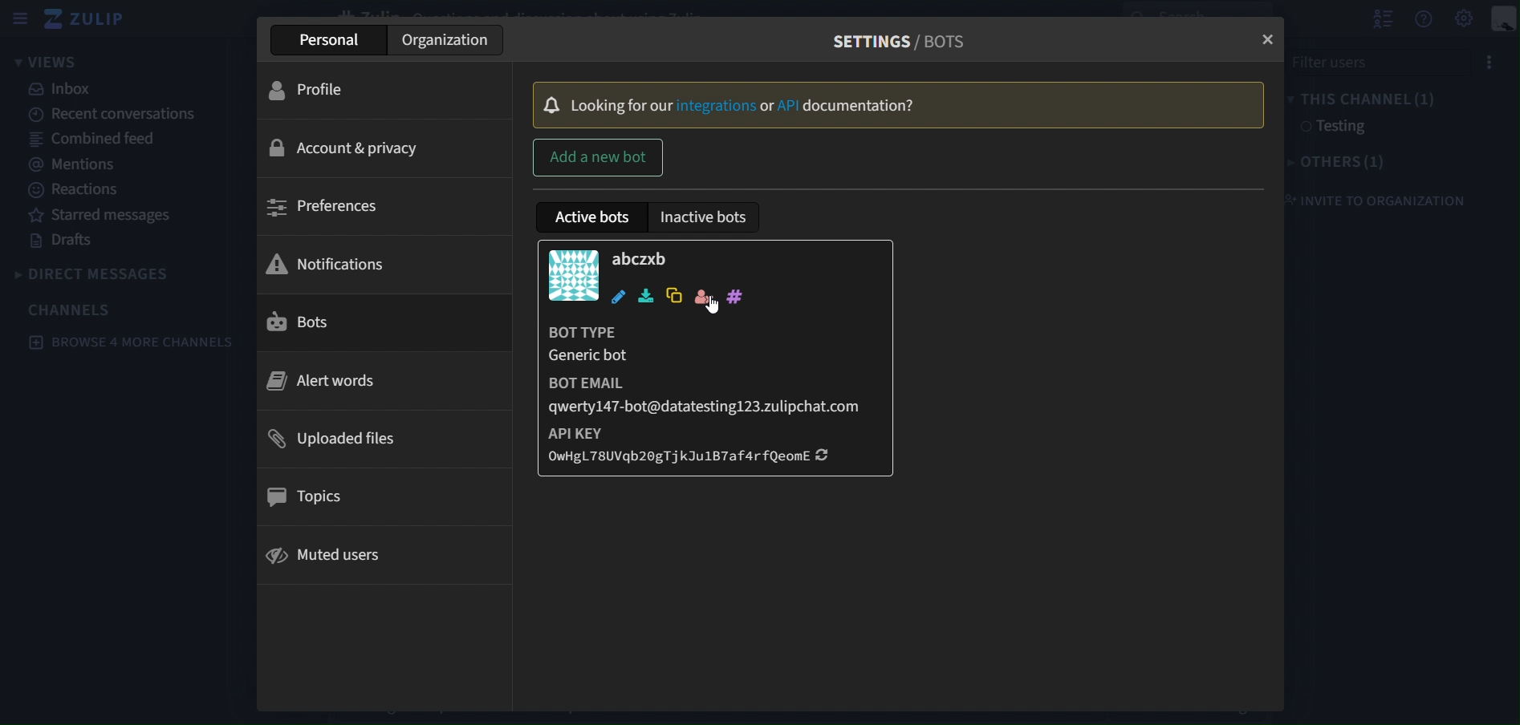 The image size is (1520, 725). I want to click on starred messages, so click(103, 217).